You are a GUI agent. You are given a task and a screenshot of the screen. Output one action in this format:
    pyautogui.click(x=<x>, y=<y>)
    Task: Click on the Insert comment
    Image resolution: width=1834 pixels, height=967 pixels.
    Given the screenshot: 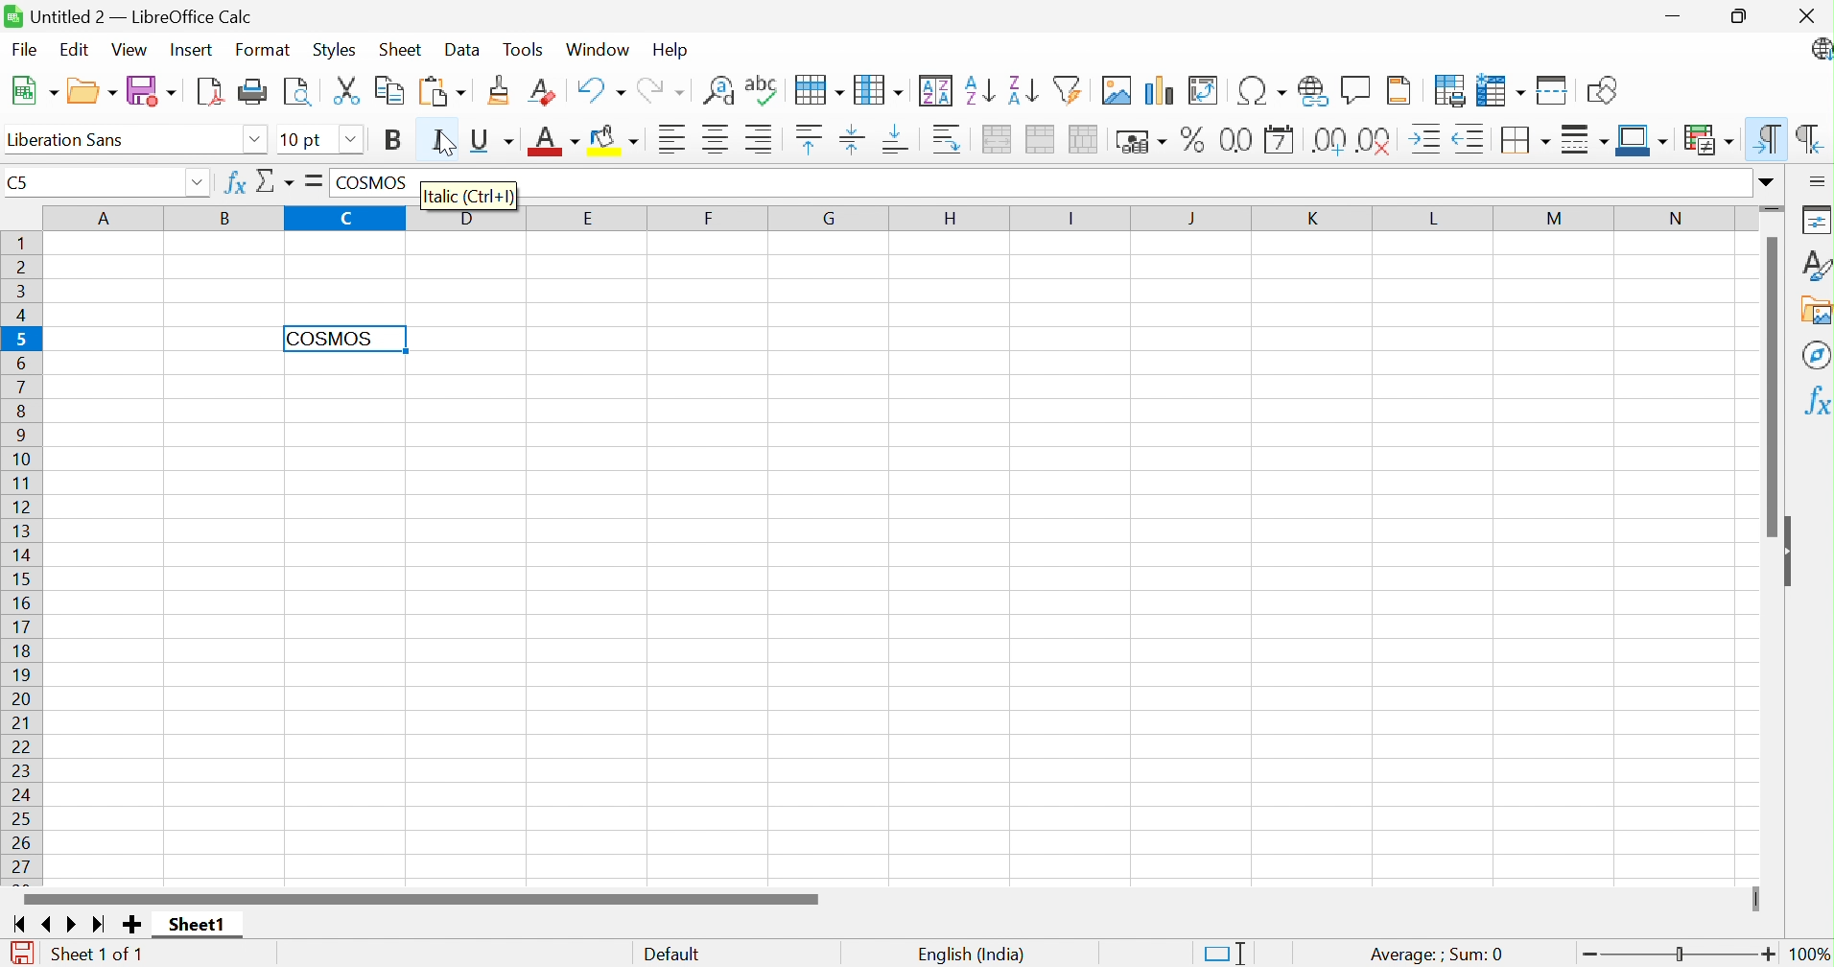 What is the action you would take?
    pyautogui.click(x=1353, y=90)
    